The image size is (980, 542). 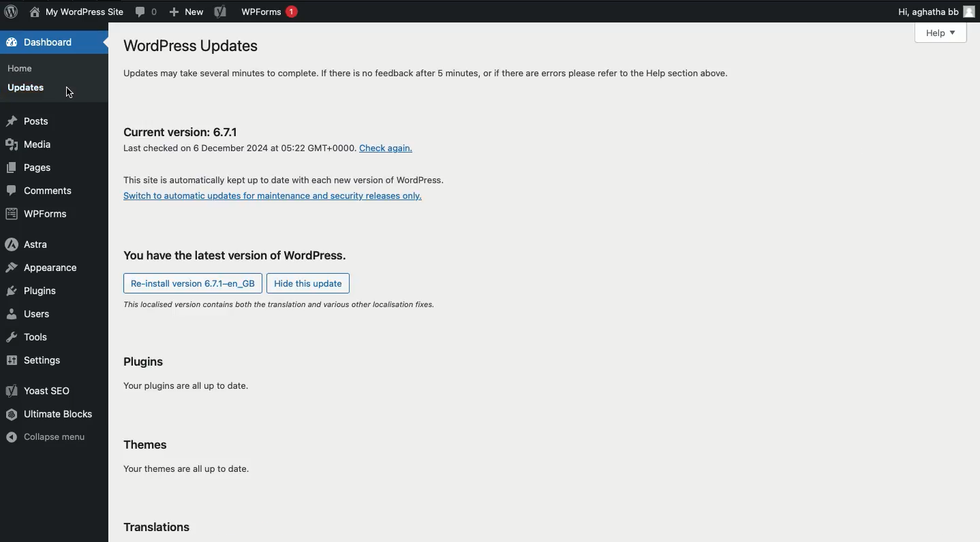 I want to click on You have the latest version of WordPress, so click(x=243, y=257).